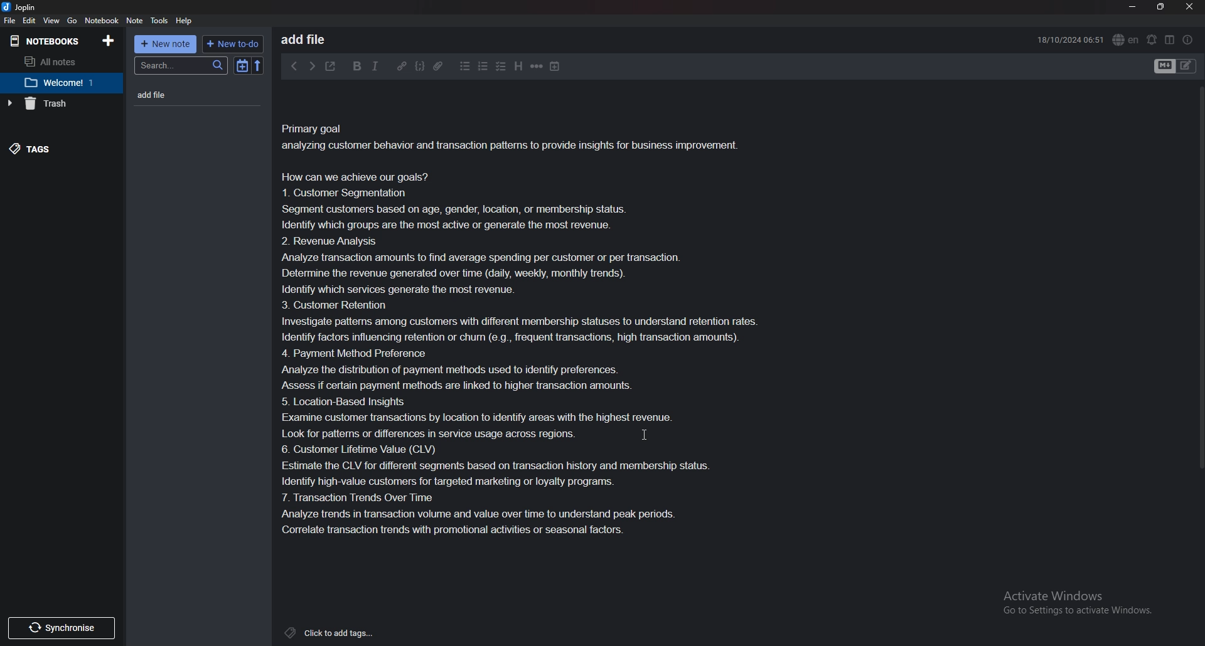  What do you see at coordinates (528, 329) in the screenshot?
I see `text` at bounding box center [528, 329].